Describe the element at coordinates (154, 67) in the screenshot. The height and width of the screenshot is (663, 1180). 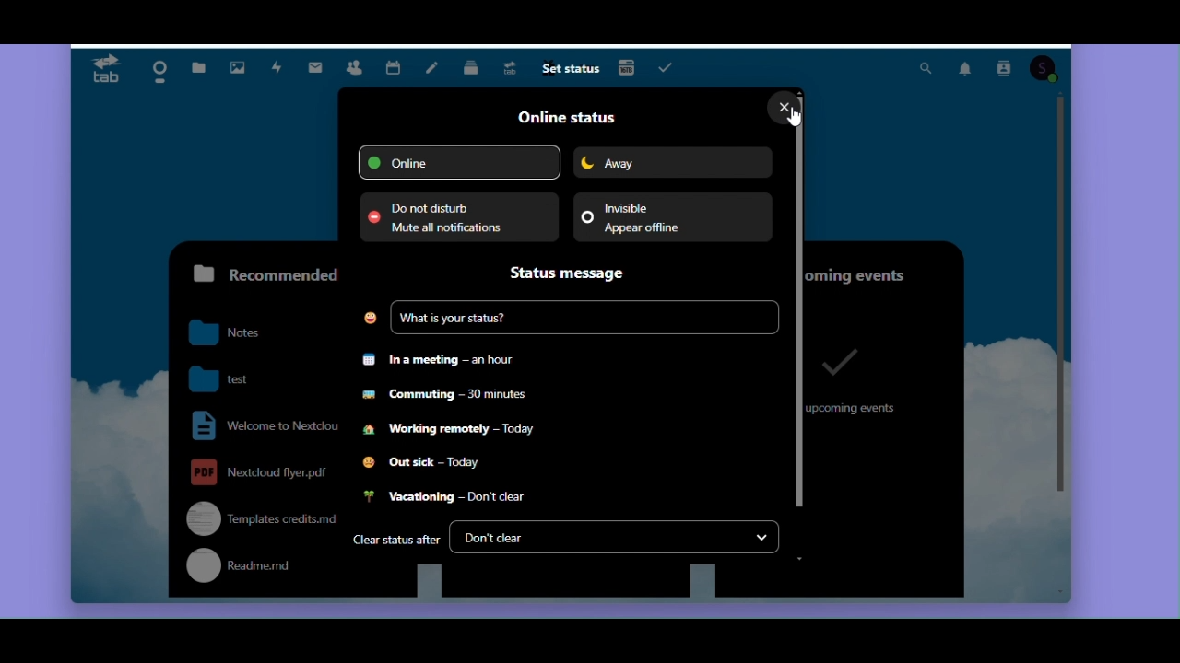
I see `Dashboard` at that location.